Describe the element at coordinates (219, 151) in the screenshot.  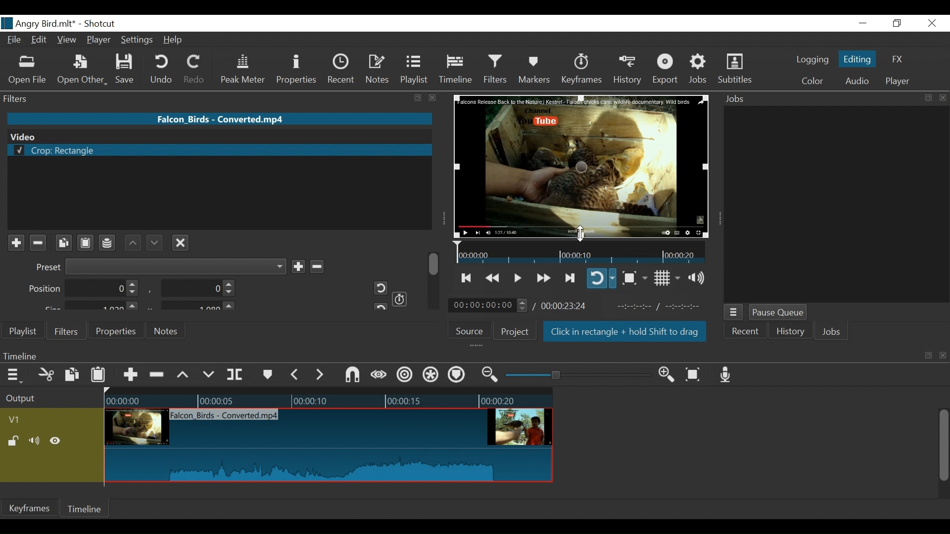
I see `Crop Rectangle` at that location.